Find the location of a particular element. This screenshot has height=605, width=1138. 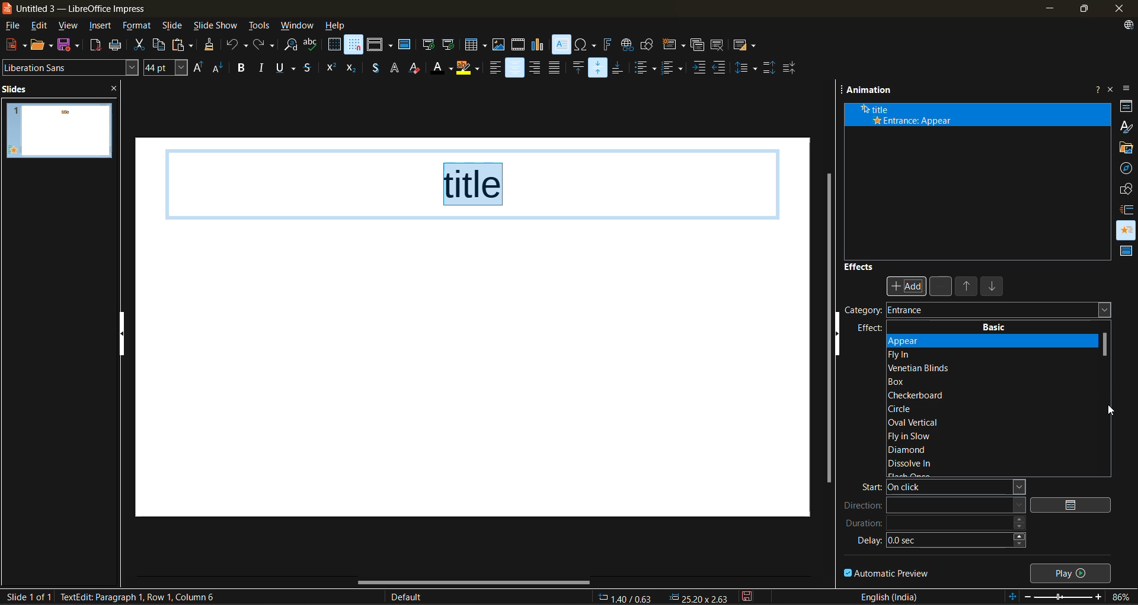

slide is located at coordinates (59, 131).